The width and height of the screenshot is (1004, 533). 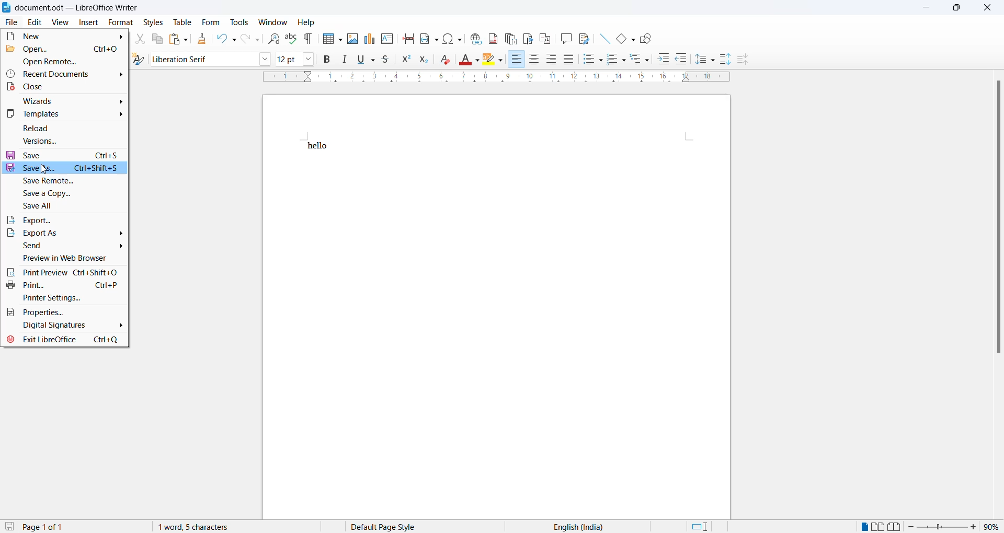 What do you see at coordinates (991, 527) in the screenshot?
I see `Zoom percentage` at bounding box center [991, 527].